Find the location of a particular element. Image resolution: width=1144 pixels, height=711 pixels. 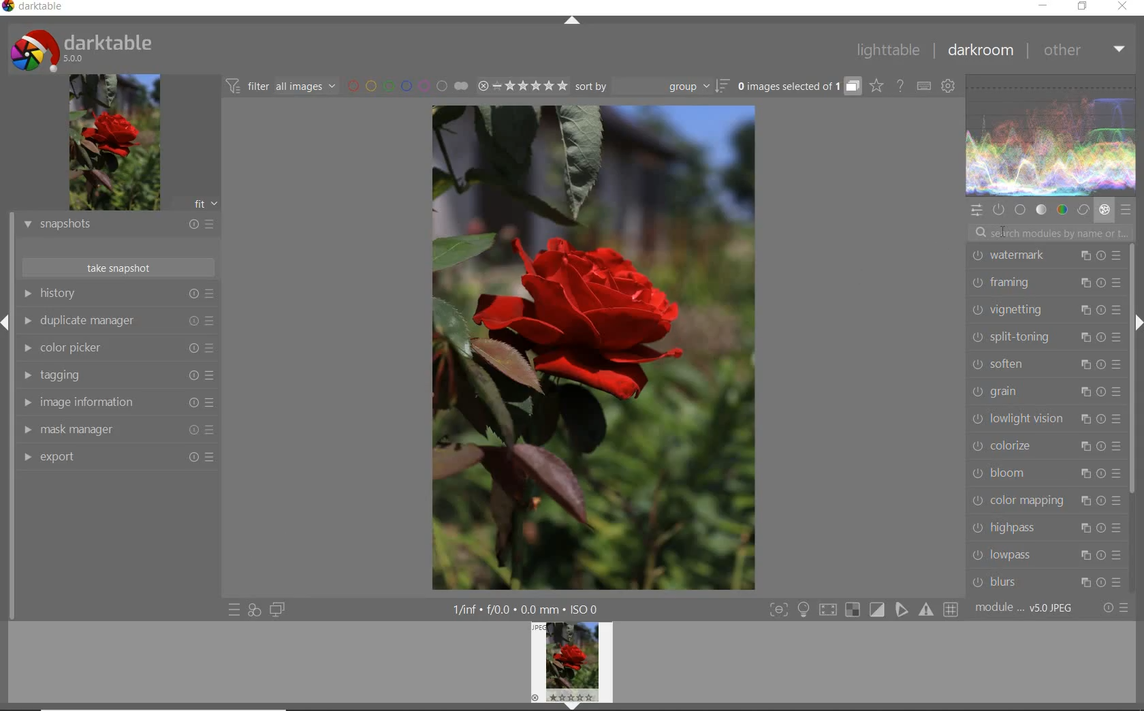

split-toning is located at coordinates (1043, 336).